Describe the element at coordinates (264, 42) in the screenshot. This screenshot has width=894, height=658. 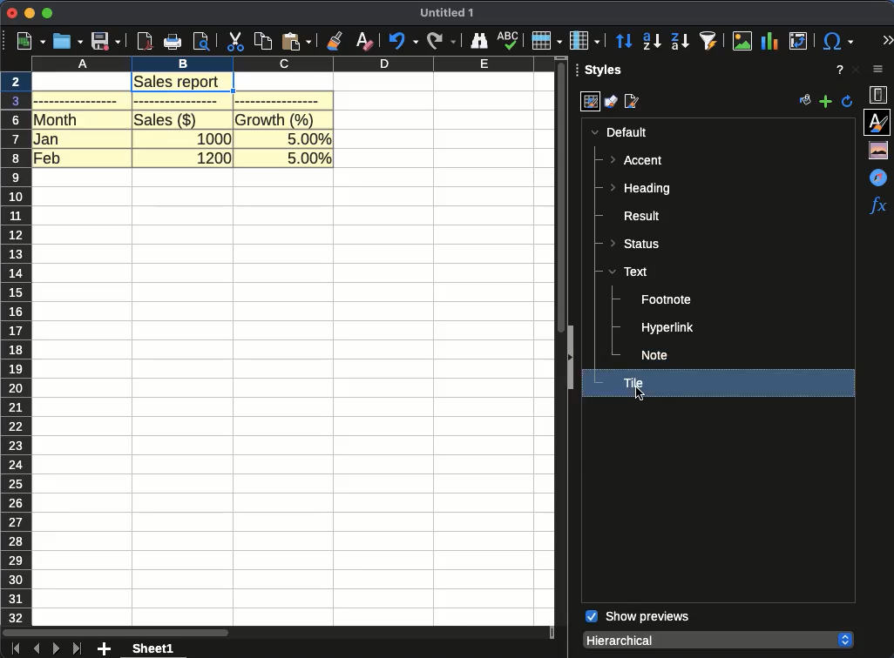
I see `copy` at that location.